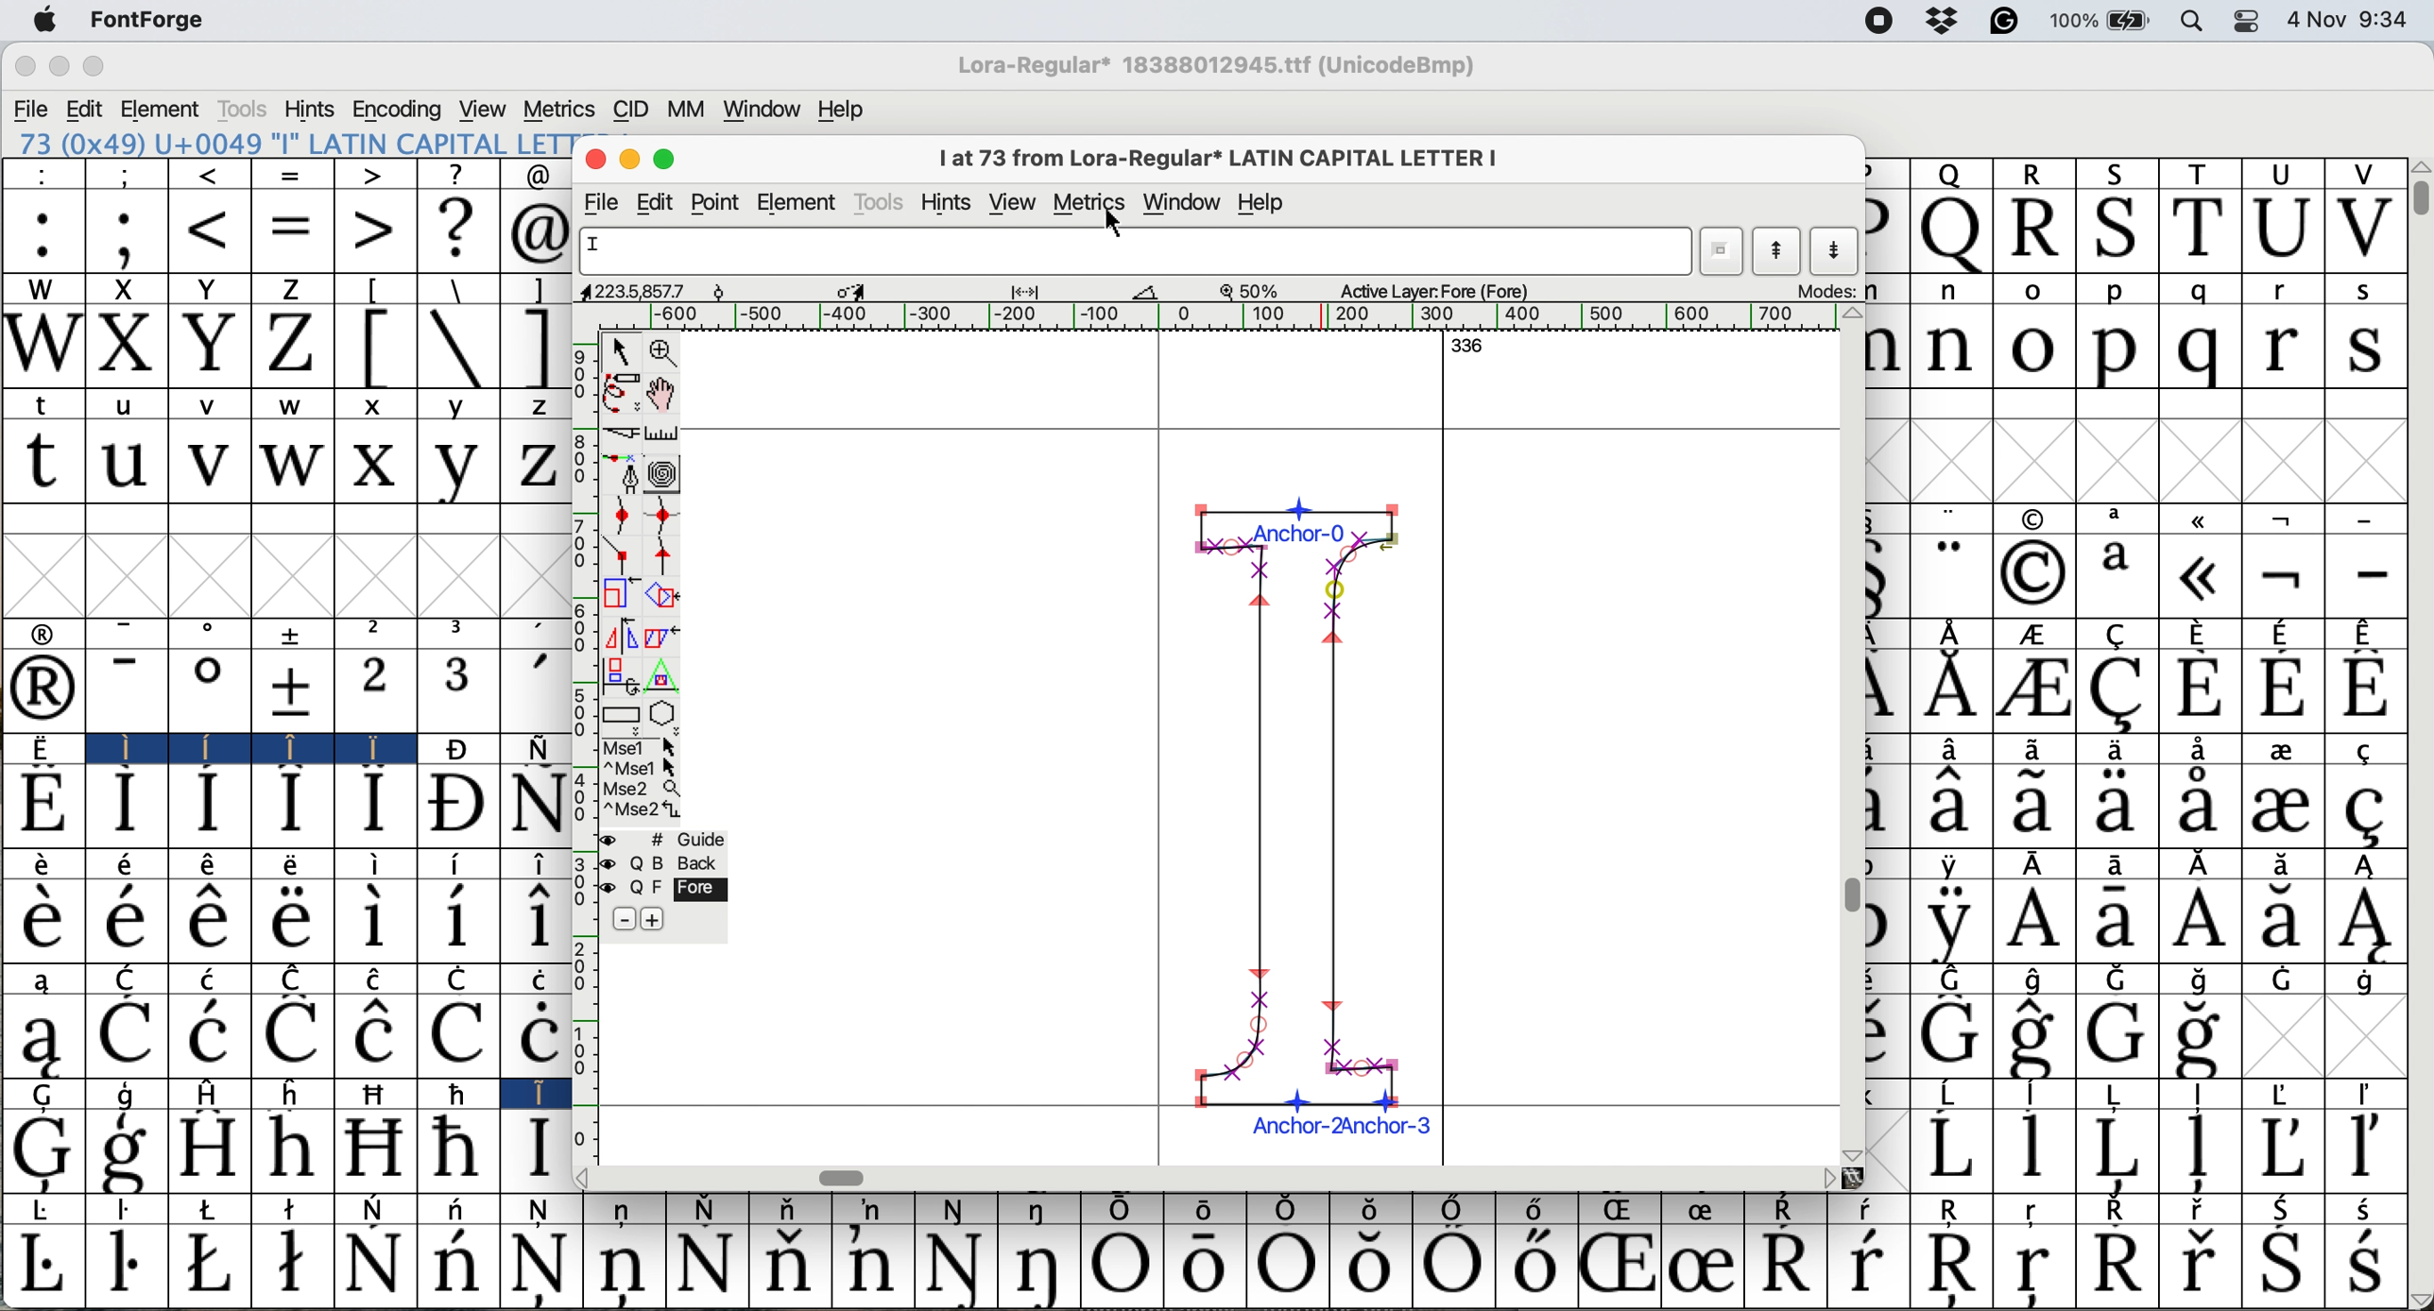 The image size is (2434, 1311). I want to click on help, so click(838, 110).